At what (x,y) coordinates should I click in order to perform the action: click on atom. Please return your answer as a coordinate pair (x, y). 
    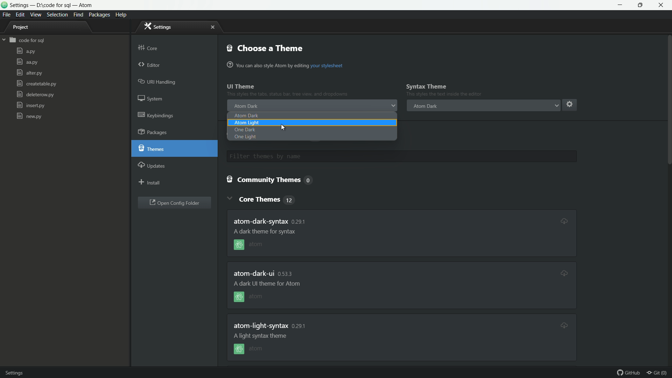
    Looking at the image, I should click on (248, 298).